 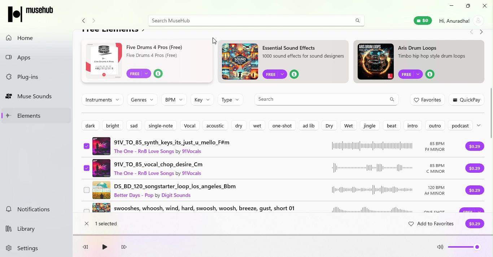 I want to click on Sad, so click(x=135, y=125).